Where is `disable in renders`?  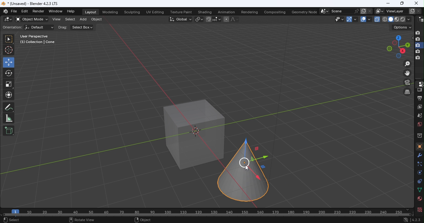 disable in renders is located at coordinates (418, 45).